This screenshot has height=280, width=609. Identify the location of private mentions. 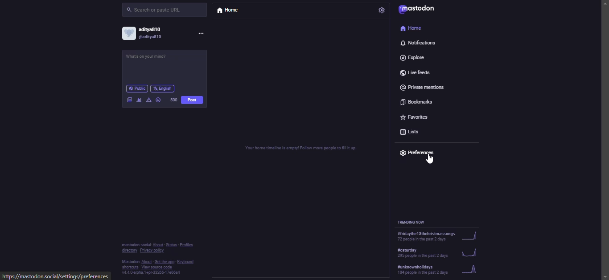
(425, 86).